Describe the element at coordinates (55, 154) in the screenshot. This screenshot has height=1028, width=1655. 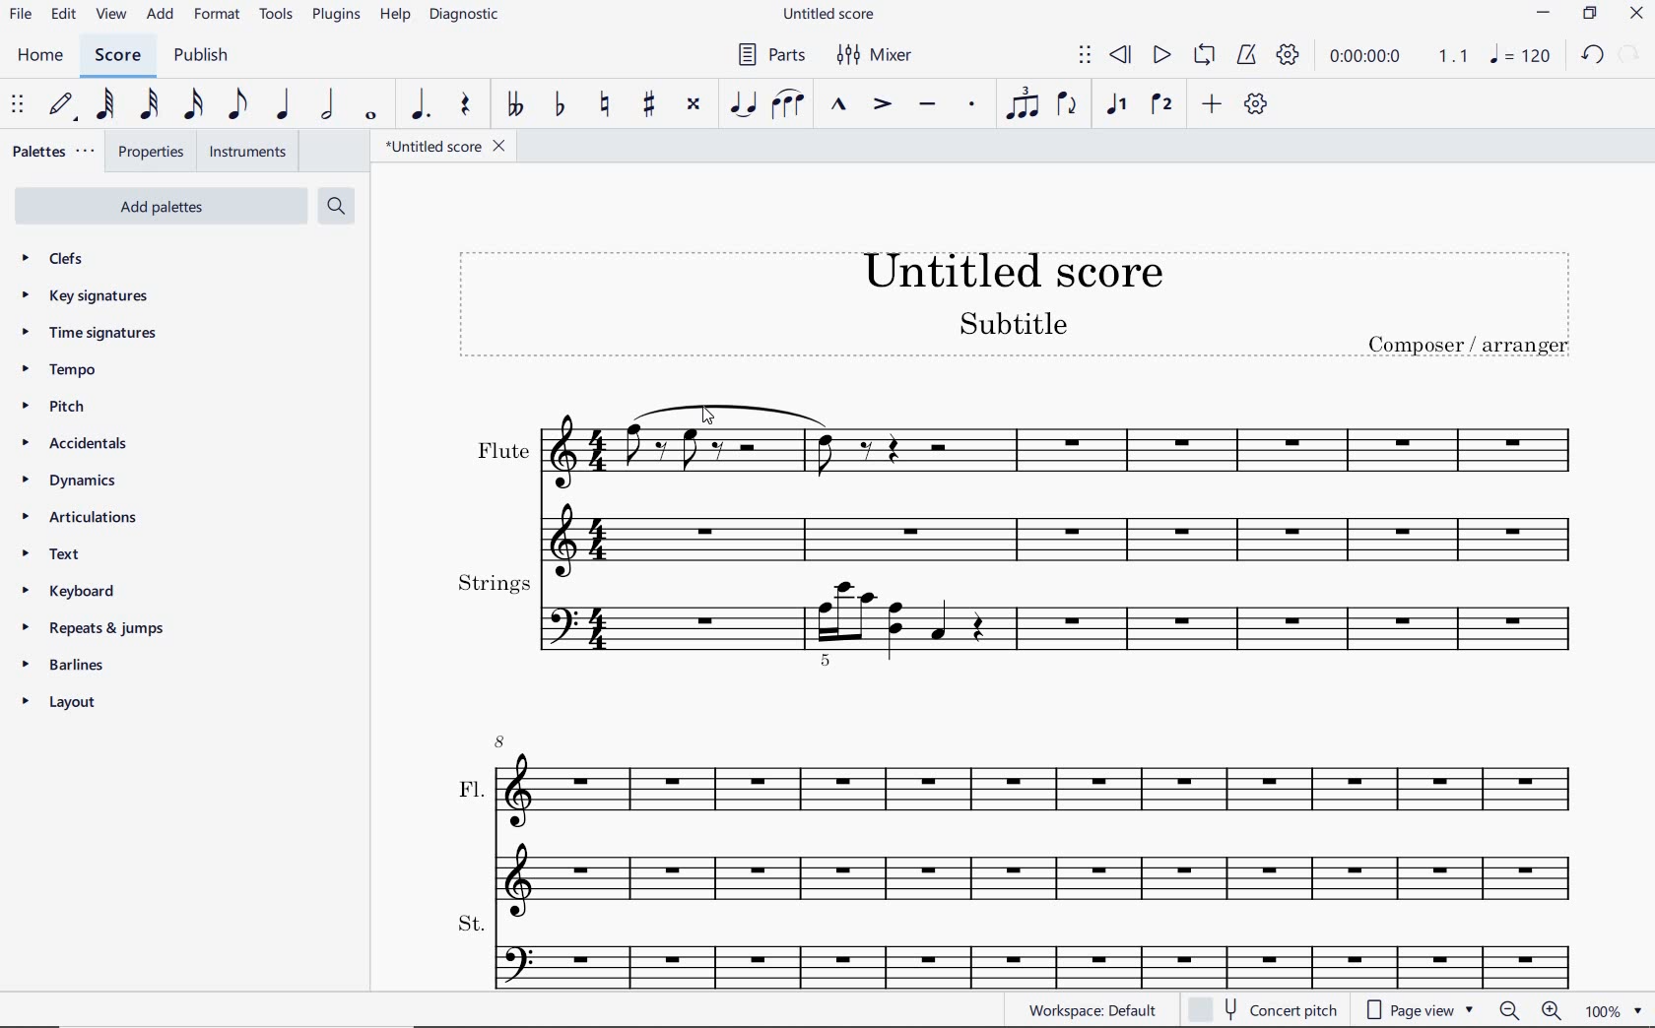
I see `PALETTES` at that location.